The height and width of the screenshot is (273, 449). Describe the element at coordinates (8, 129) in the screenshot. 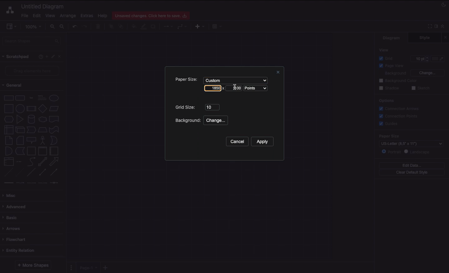

I see `Internal storage` at that location.